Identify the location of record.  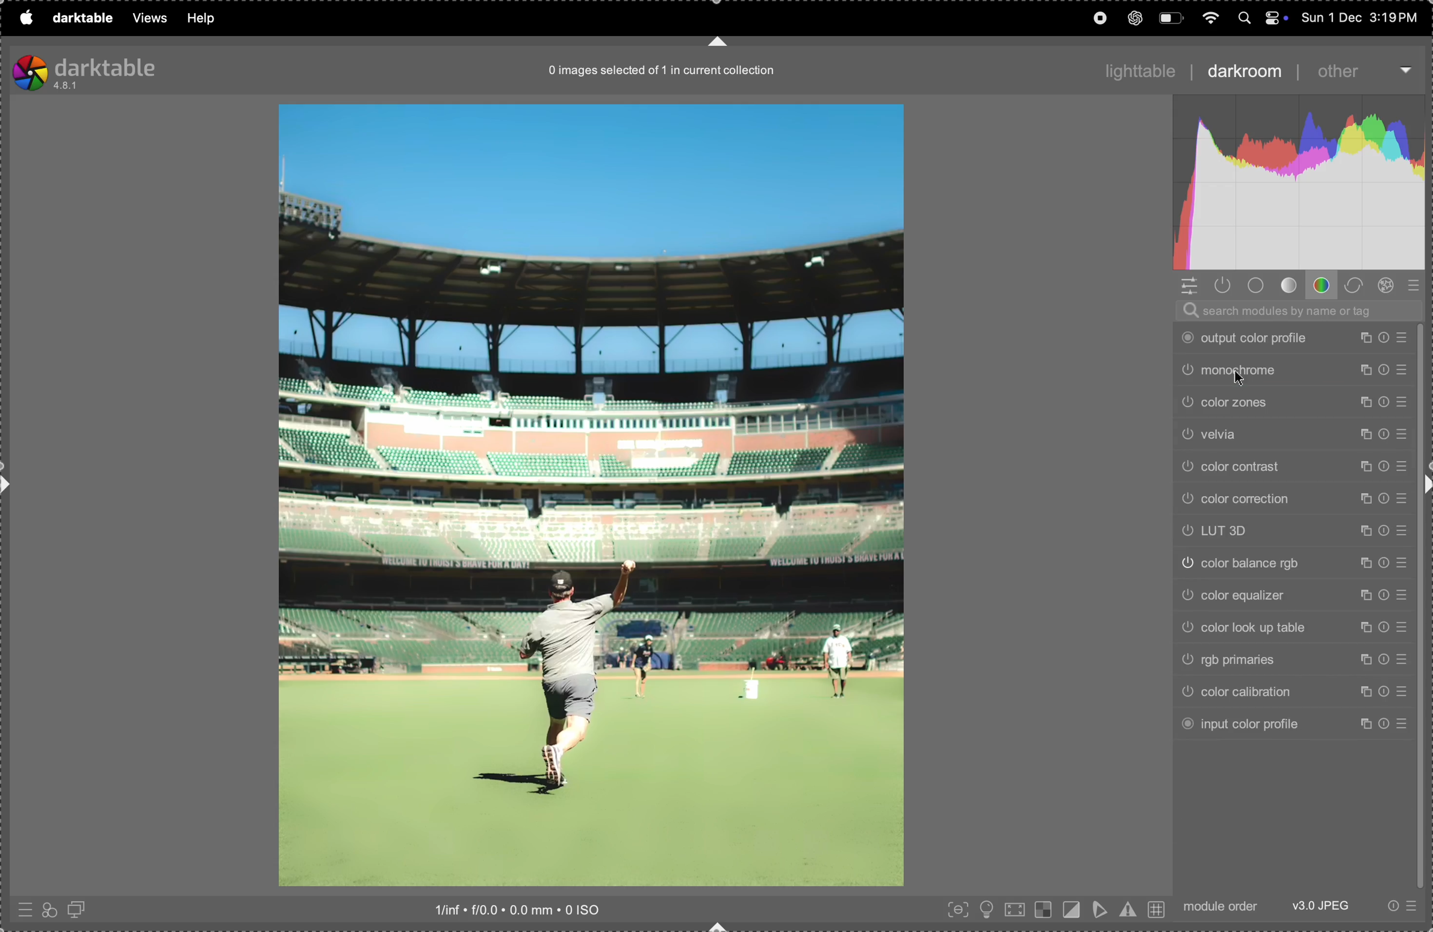
(1098, 17).